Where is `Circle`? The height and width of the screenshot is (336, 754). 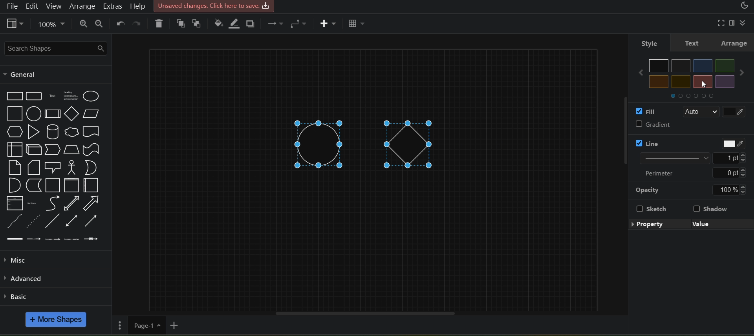
Circle is located at coordinates (34, 113).